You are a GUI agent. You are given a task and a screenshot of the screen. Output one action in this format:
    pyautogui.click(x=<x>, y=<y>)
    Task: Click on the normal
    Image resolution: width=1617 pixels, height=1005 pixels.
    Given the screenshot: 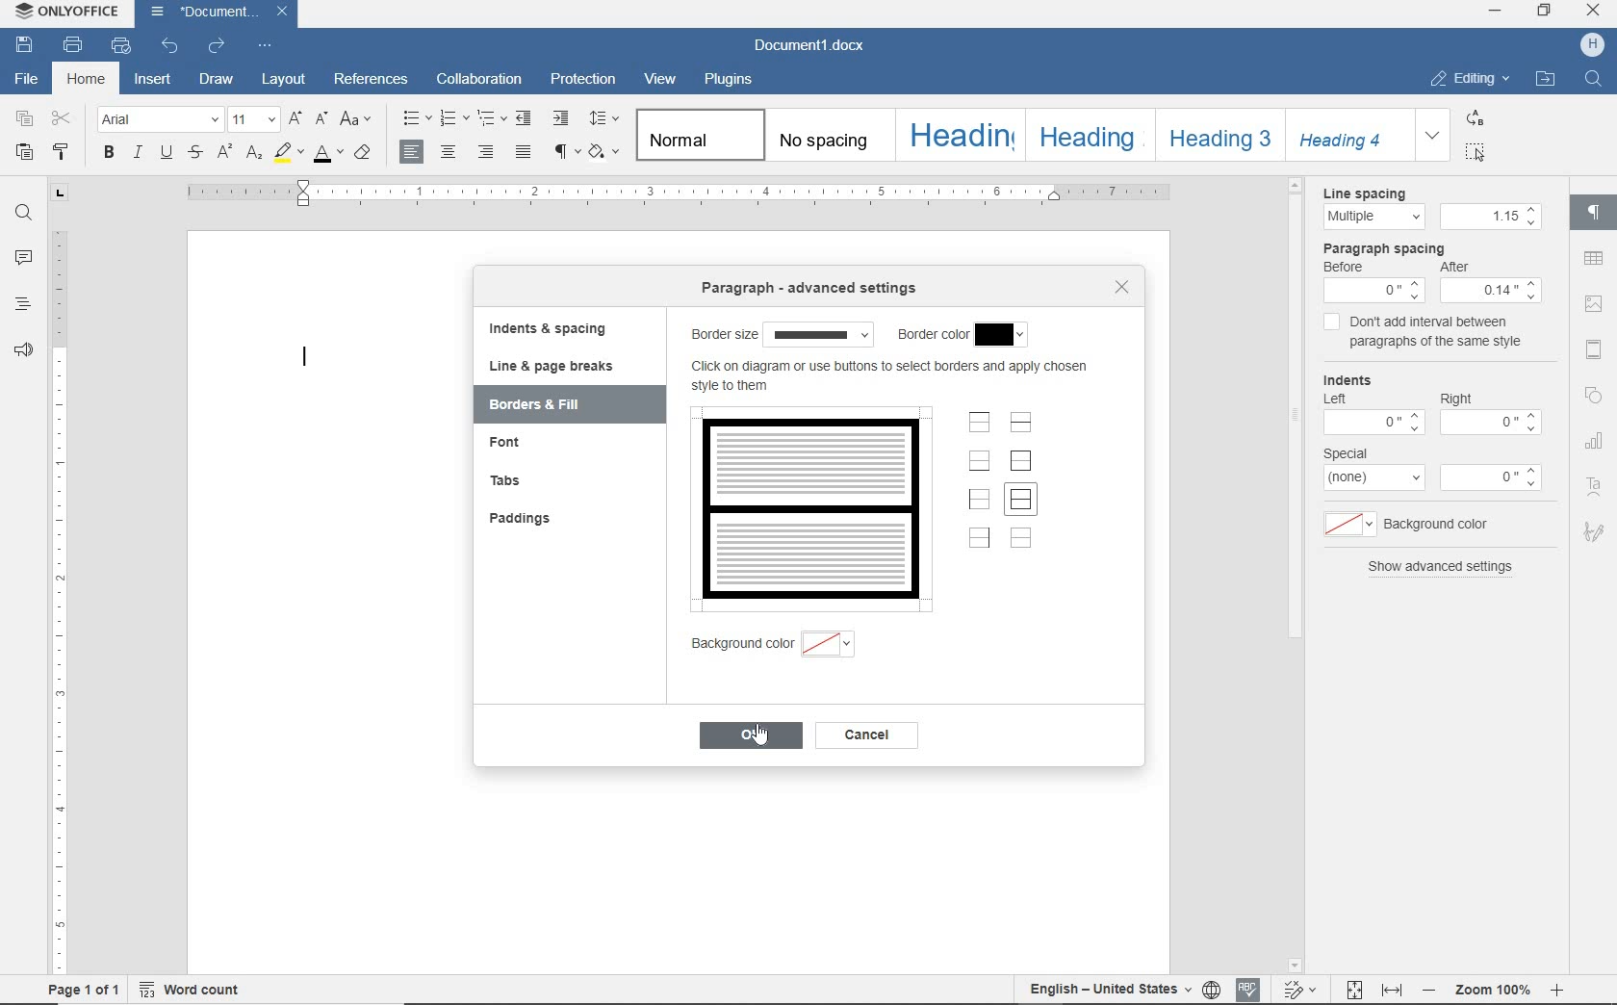 What is the action you would take?
    pyautogui.click(x=700, y=136)
    